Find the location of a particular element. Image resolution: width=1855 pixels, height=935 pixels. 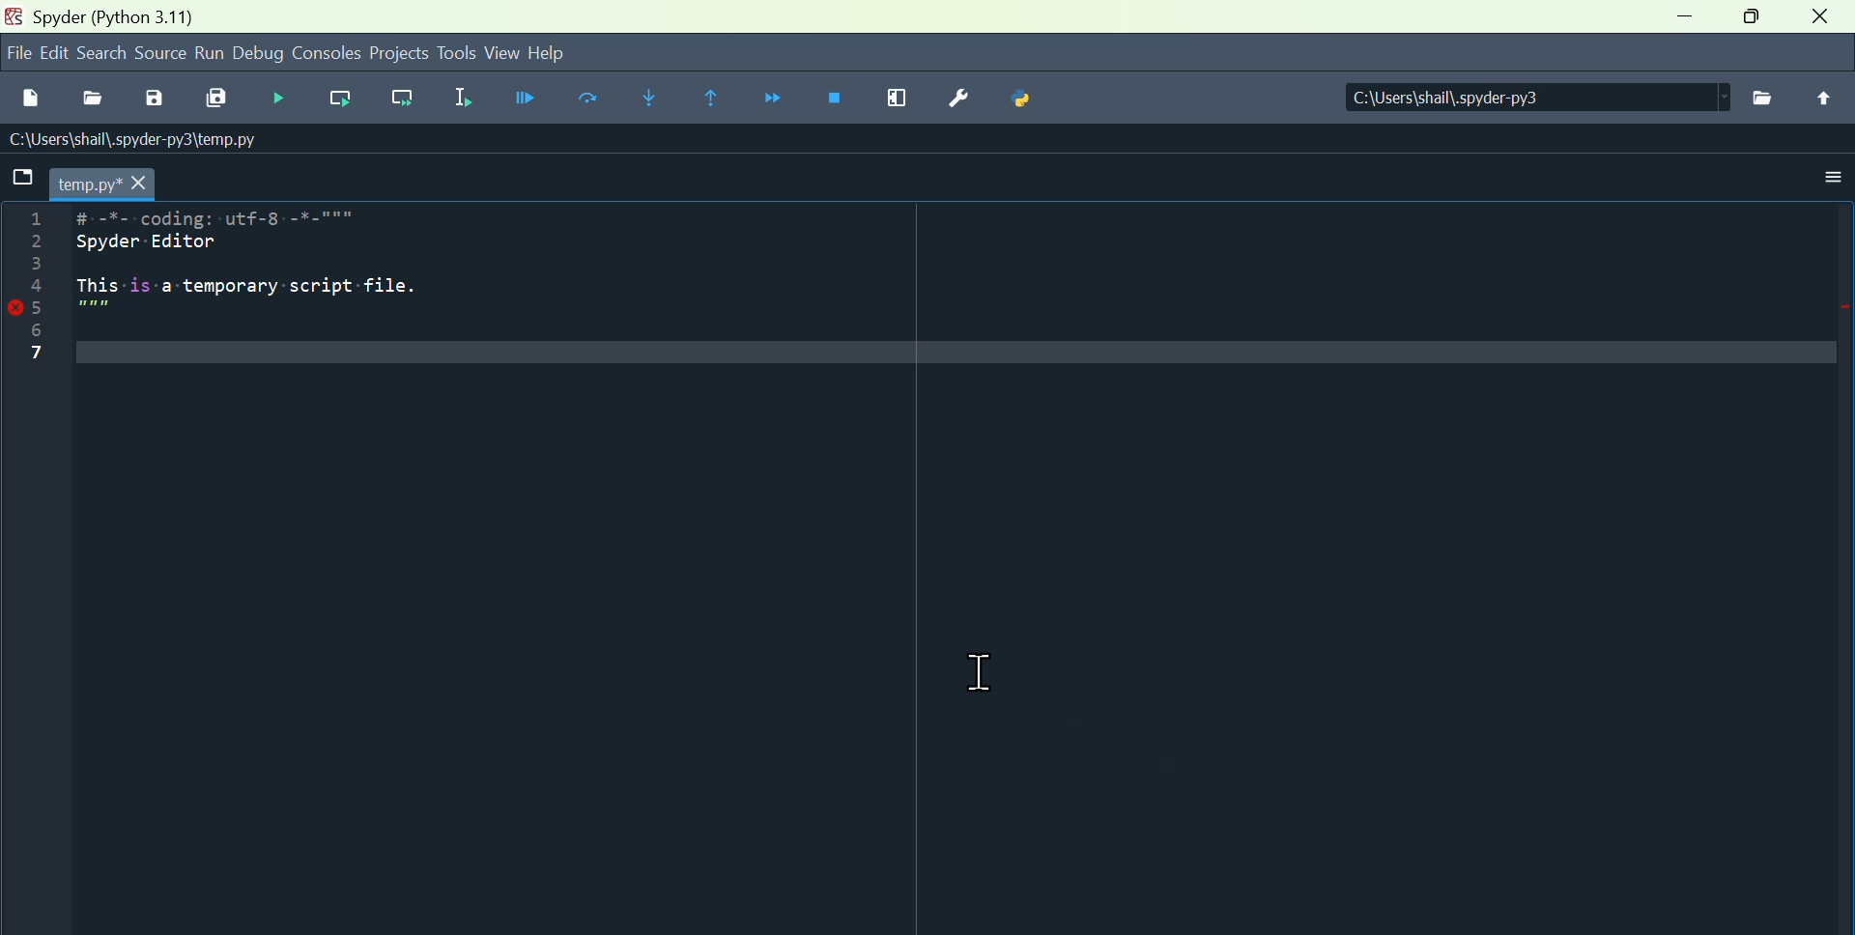

Tools is located at coordinates (456, 54).